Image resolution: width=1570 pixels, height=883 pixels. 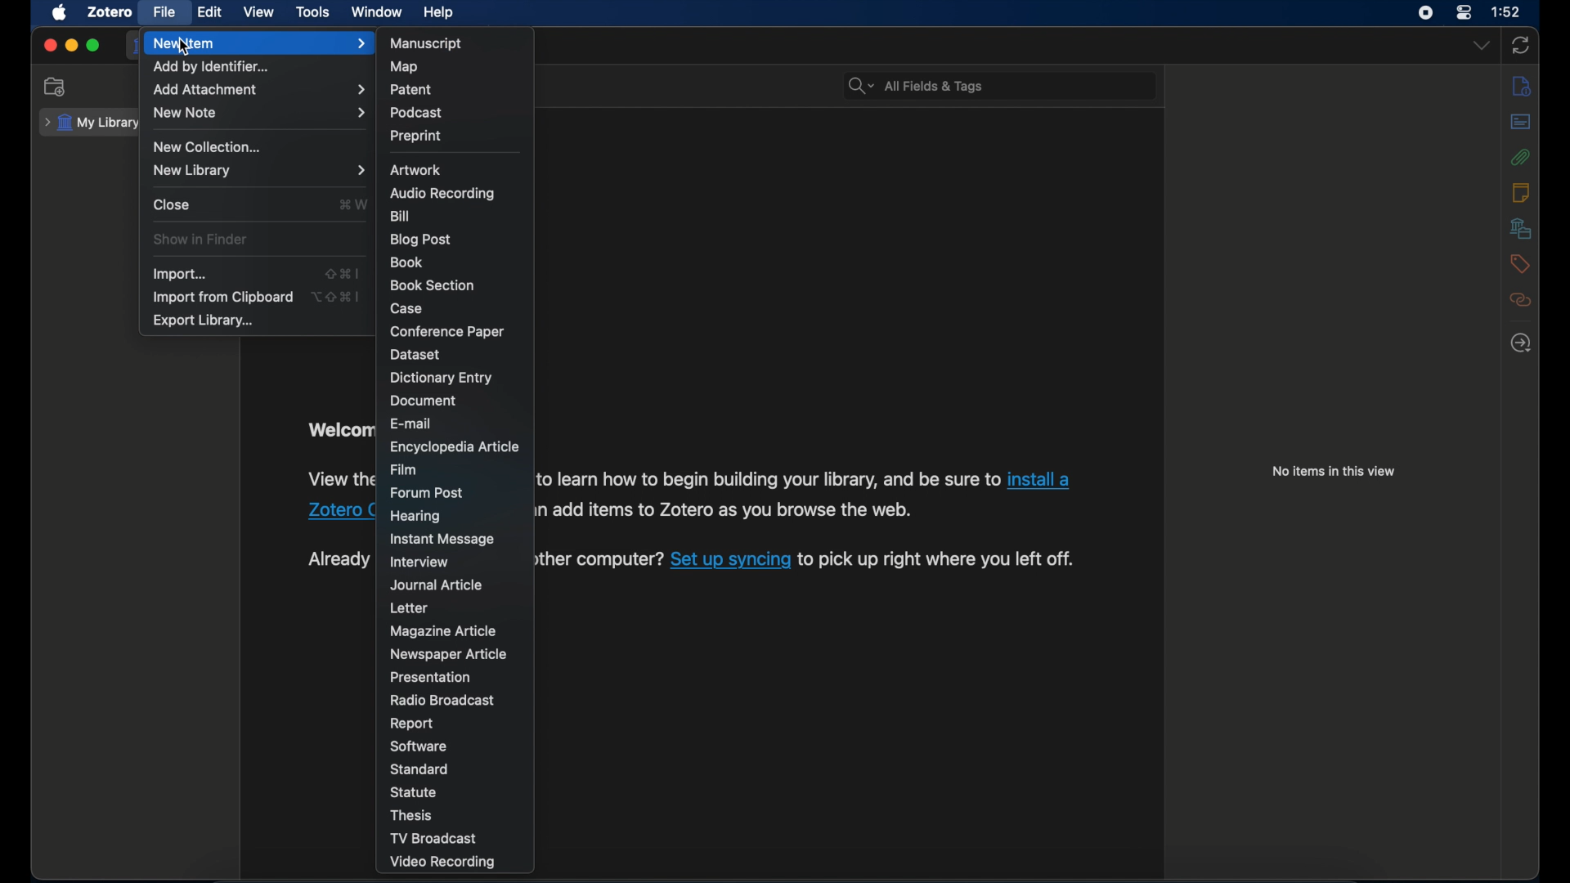 What do you see at coordinates (406, 308) in the screenshot?
I see `case` at bounding box center [406, 308].